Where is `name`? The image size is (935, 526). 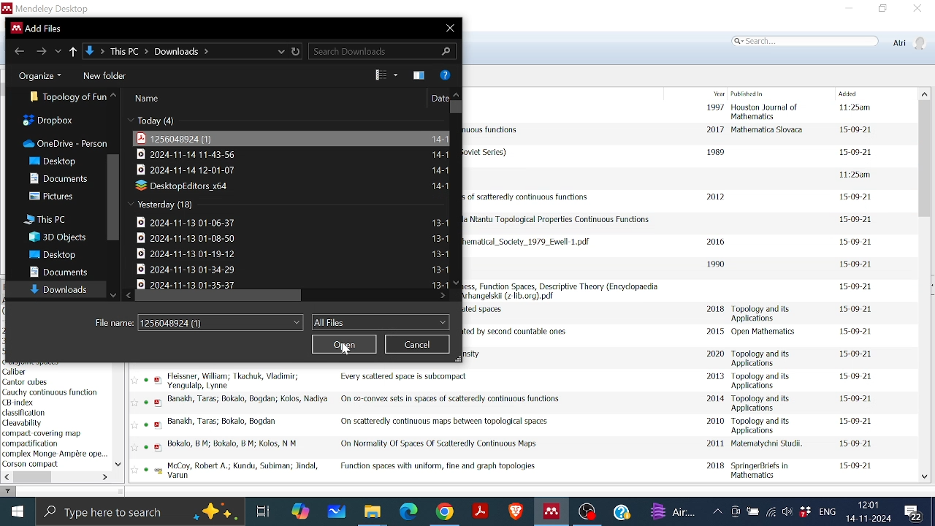
name is located at coordinates (155, 99).